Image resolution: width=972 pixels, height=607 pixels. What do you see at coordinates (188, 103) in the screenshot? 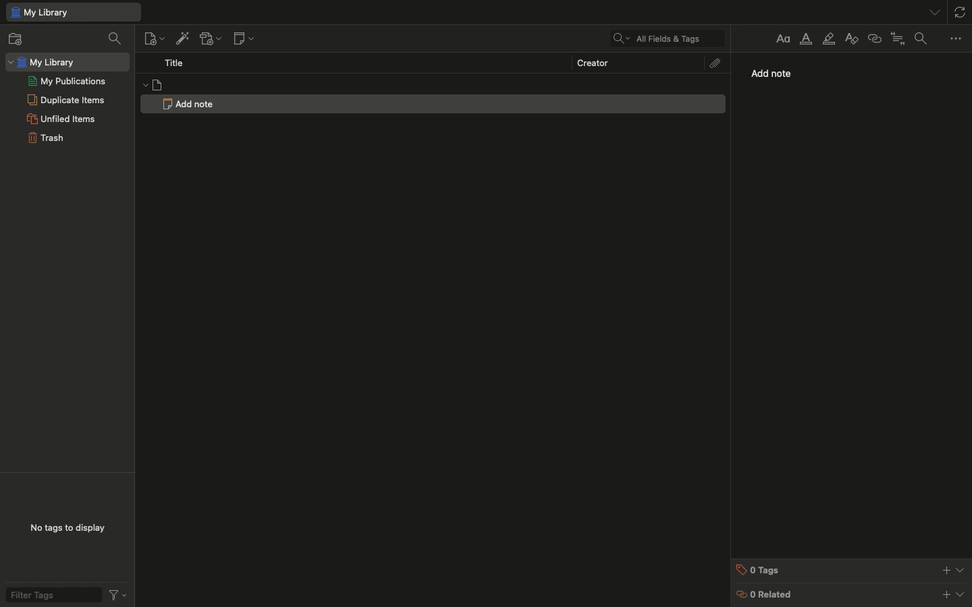
I see `Add note title` at bounding box center [188, 103].